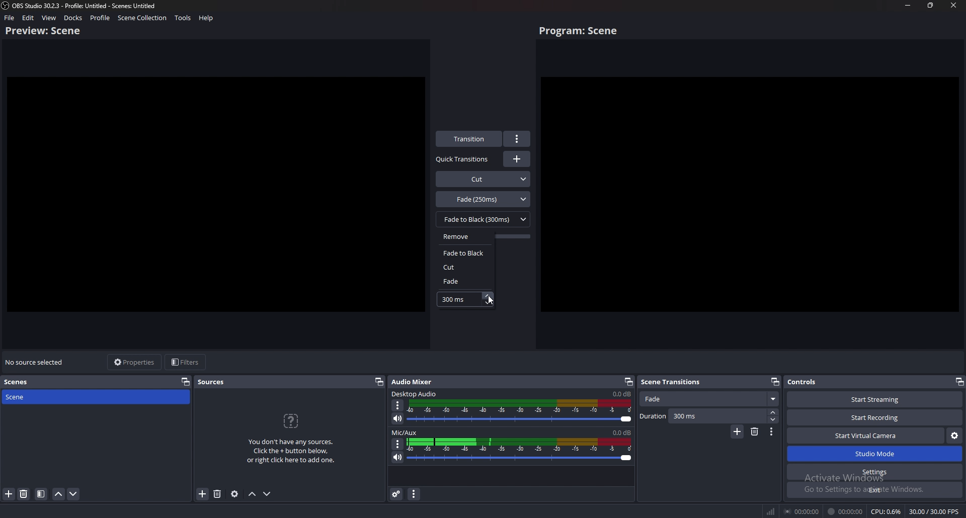 The height and width of the screenshot is (518, 966). What do you see at coordinates (91, 5) in the screenshot?
I see `) OBS 30.2.3 - Profile: Untitled - Scenes: Untitled` at bounding box center [91, 5].